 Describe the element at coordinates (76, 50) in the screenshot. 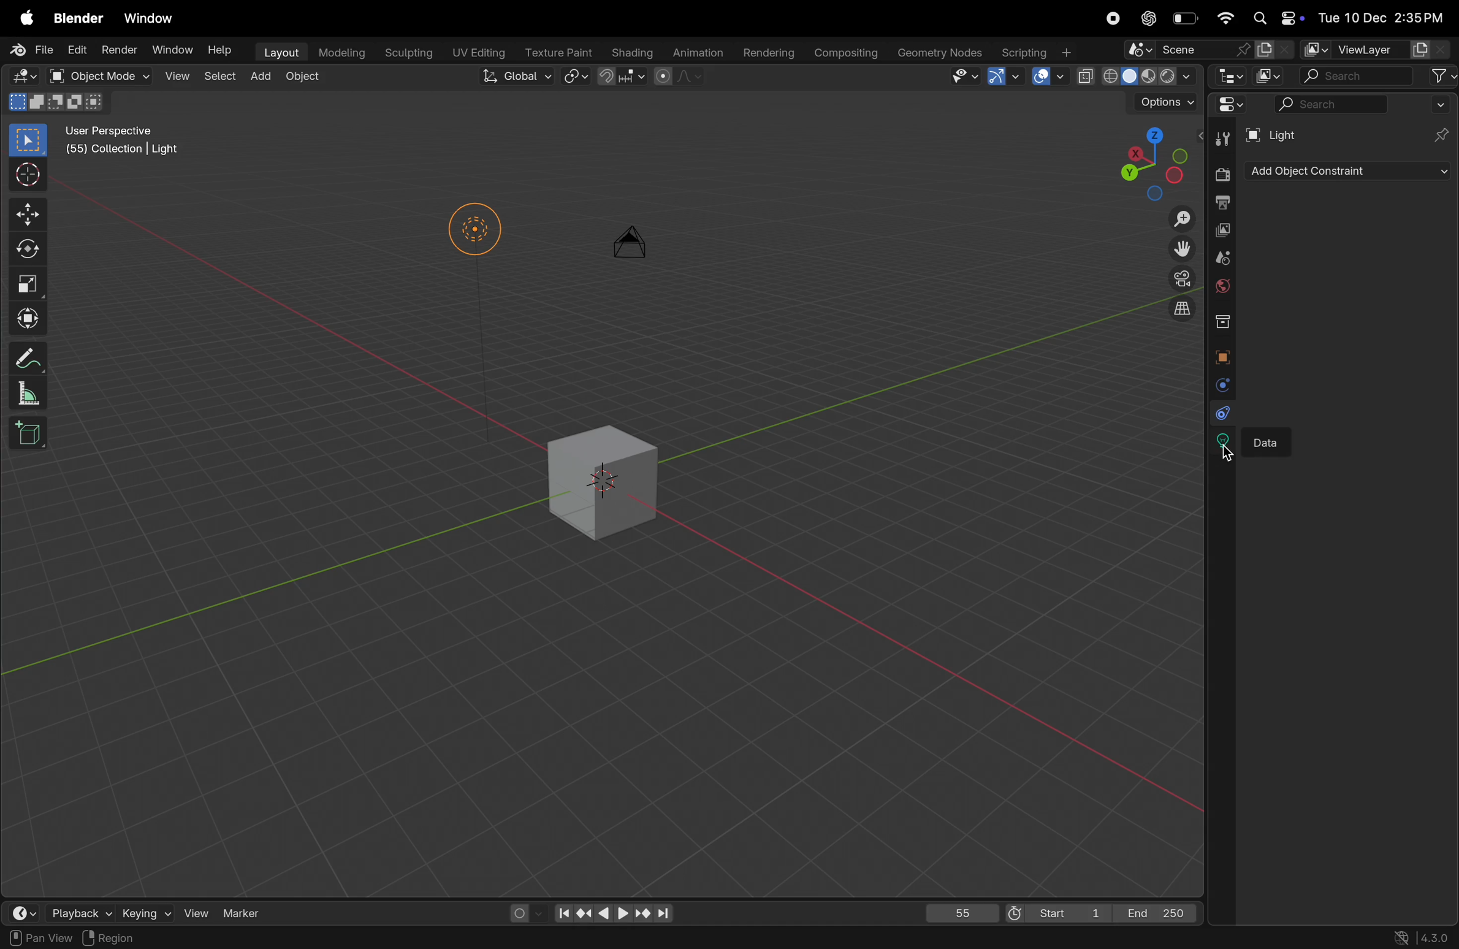

I see `Edit` at that location.